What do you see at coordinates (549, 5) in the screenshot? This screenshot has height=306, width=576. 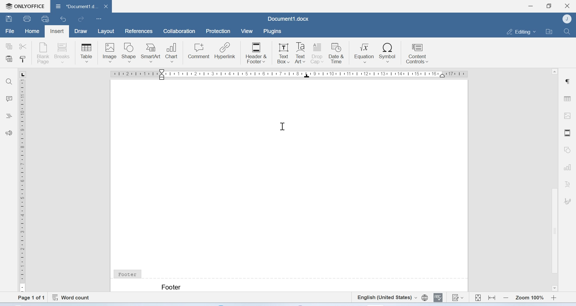 I see `Maximize` at bounding box center [549, 5].